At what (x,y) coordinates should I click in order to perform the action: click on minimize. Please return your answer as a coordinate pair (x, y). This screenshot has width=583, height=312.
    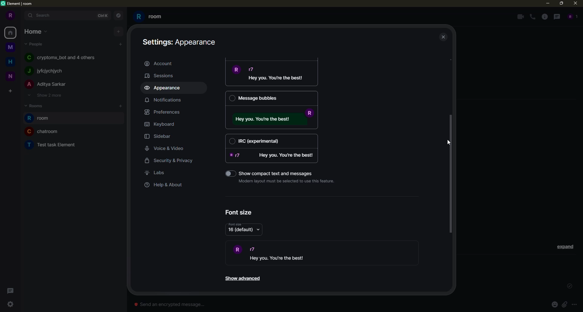
    Looking at the image, I should click on (546, 3).